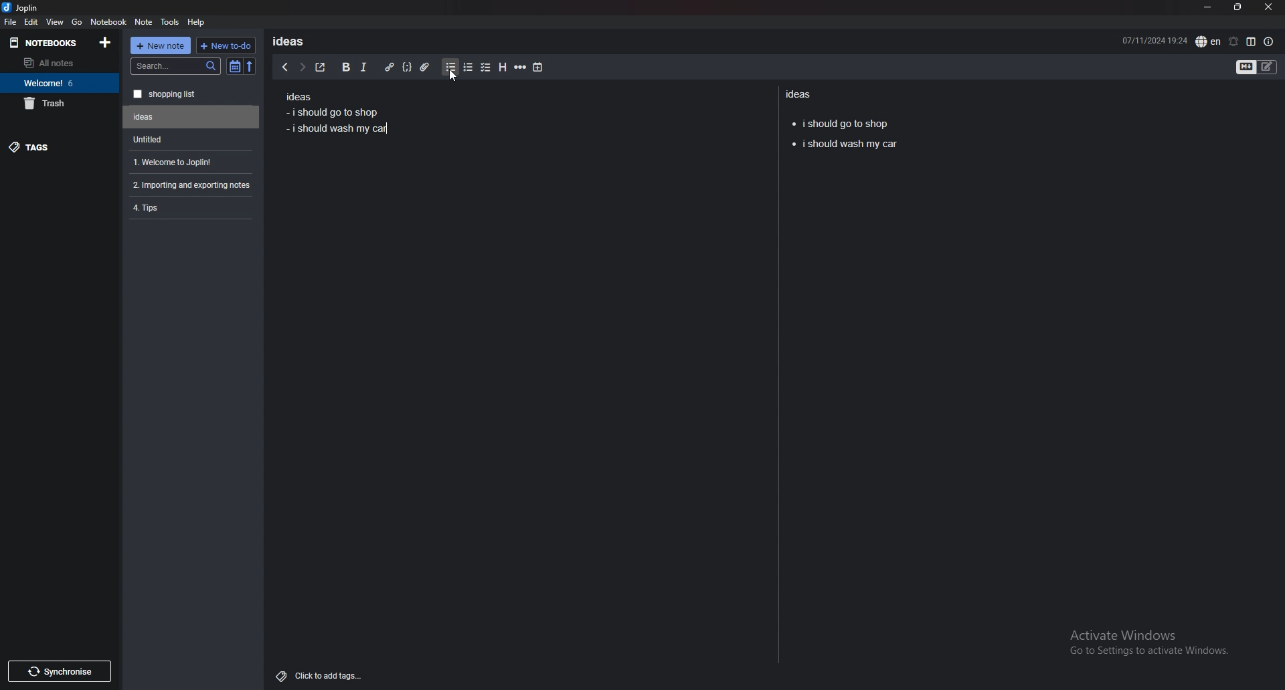 The image size is (1285, 690). Describe the element at coordinates (363, 68) in the screenshot. I see `italic` at that location.